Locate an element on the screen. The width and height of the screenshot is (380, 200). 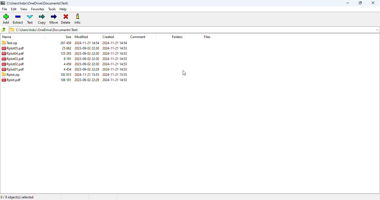
extract is located at coordinates (18, 19).